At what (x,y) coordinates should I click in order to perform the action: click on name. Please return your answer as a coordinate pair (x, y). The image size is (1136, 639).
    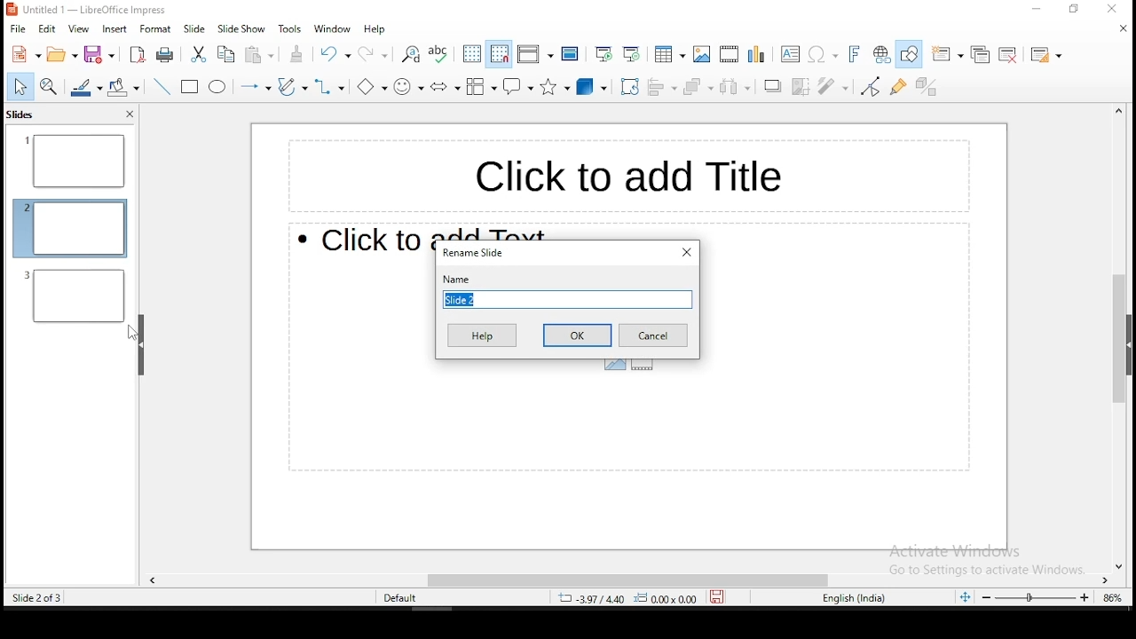
    Looking at the image, I should click on (457, 280).